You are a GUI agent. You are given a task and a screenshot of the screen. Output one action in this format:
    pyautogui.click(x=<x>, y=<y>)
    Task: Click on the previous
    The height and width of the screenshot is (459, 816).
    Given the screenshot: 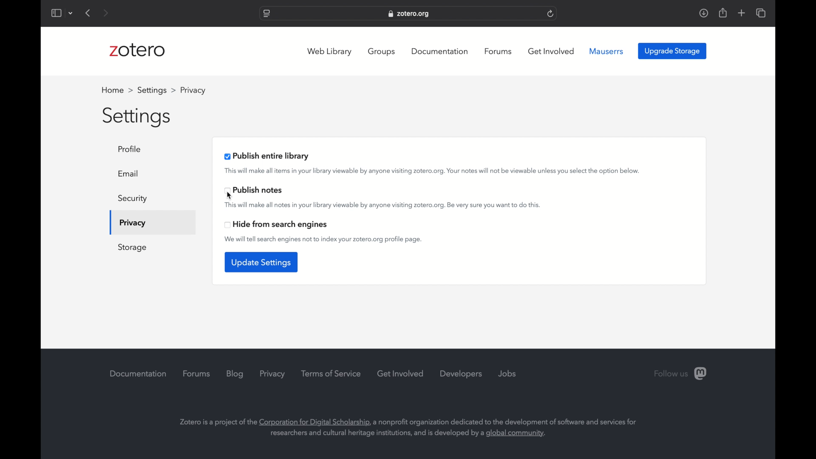 What is the action you would take?
    pyautogui.click(x=88, y=13)
    